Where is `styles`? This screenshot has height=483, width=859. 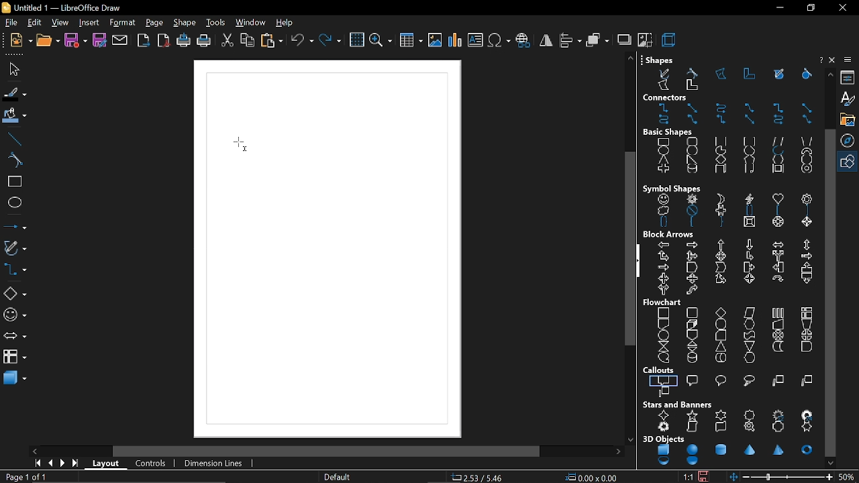 styles is located at coordinates (849, 100).